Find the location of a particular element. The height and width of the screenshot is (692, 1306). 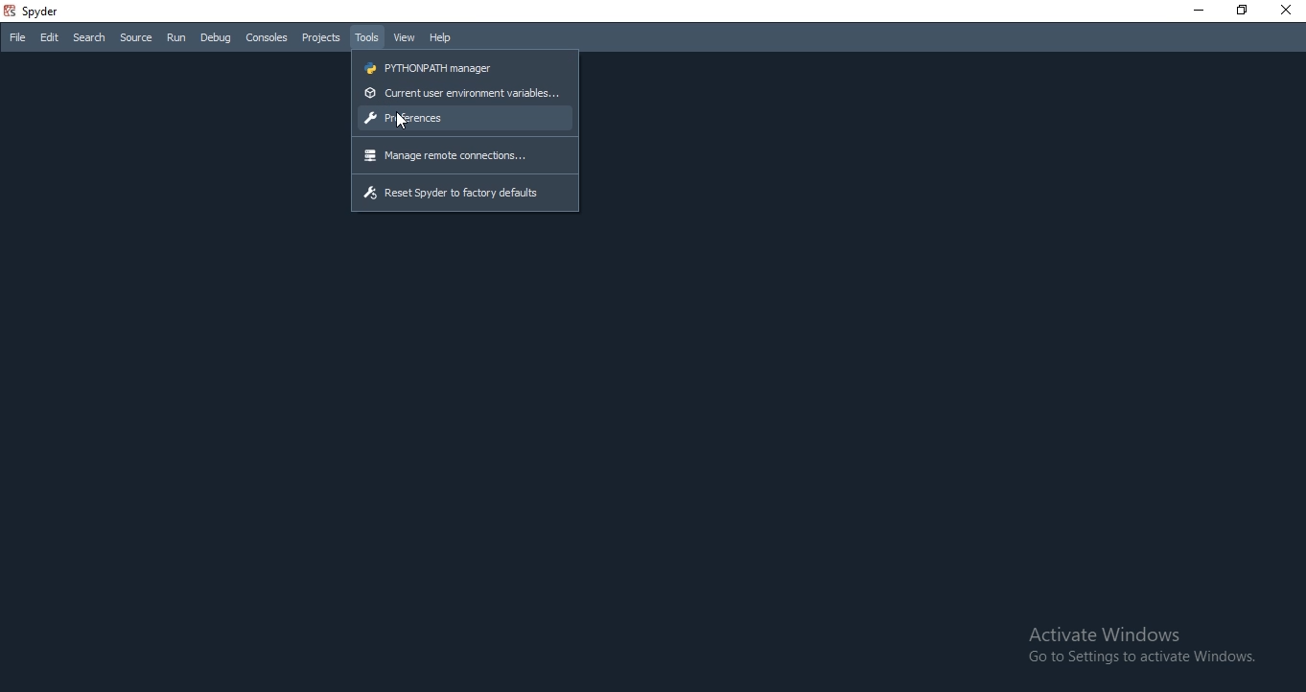

File  is located at coordinates (17, 36).